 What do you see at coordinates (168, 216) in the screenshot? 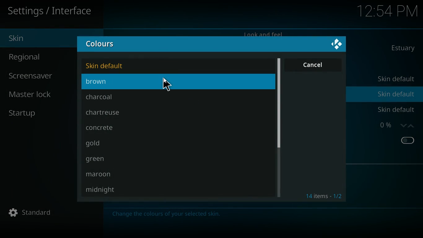
I see `message` at bounding box center [168, 216].